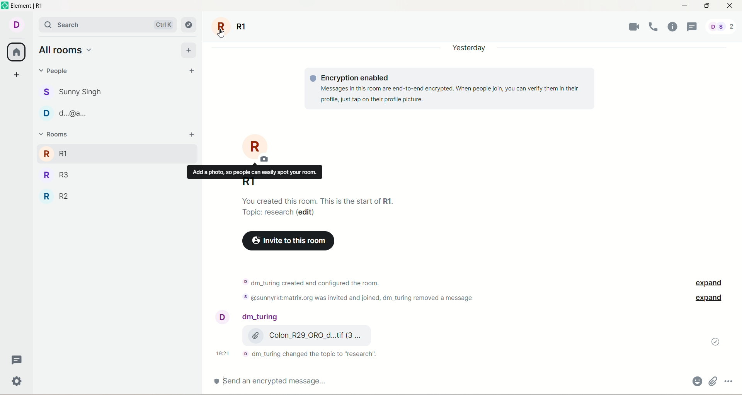  I want to click on start chat, so click(191, 69).